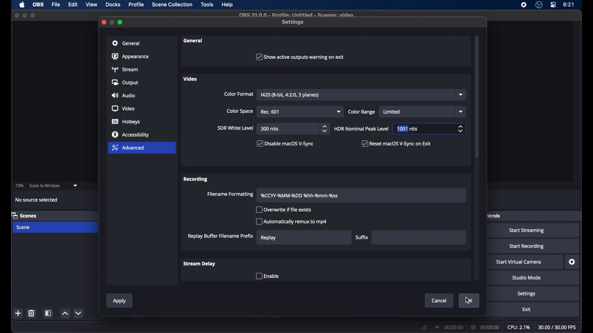 The width and height of the screenshot is (593, 333). Describe the element at coordinates (208, 4) in the screenshot. I see `tools` at that location.